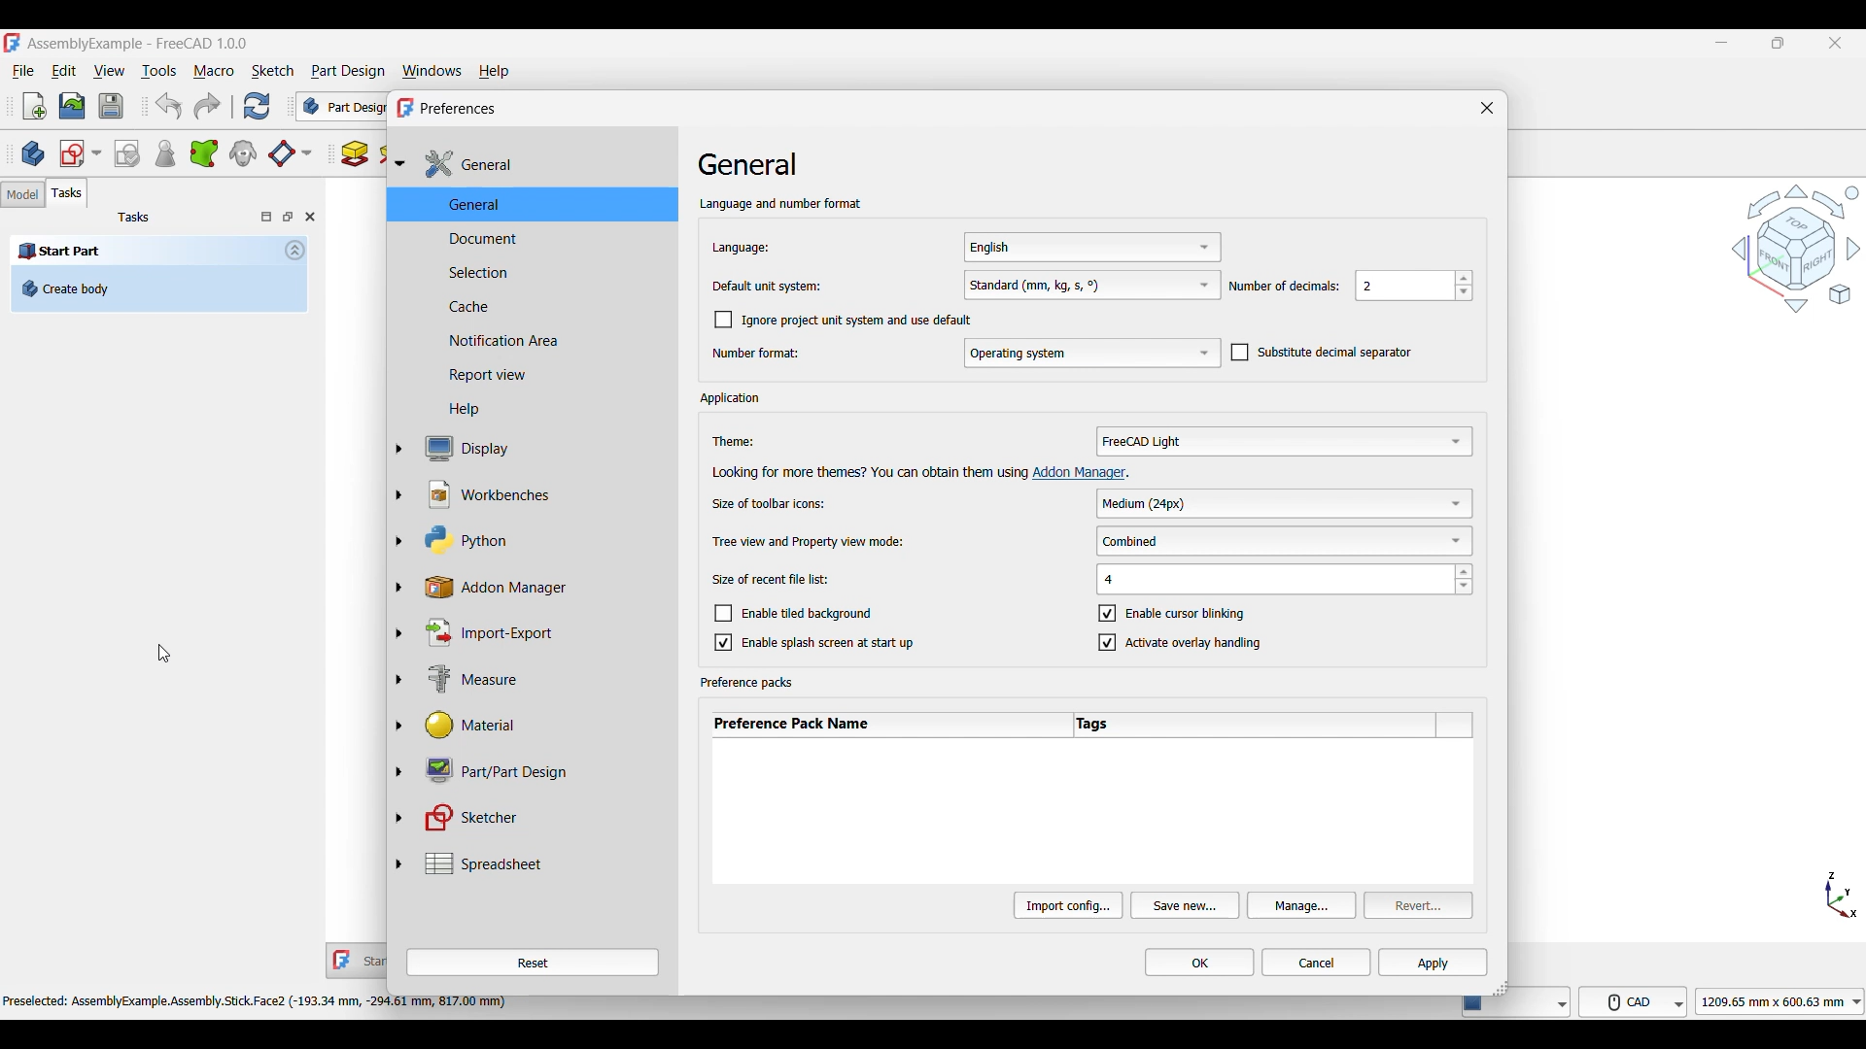 This screenshot has width=1866, height=1049. I want to click on Part design, so click(339, 106).